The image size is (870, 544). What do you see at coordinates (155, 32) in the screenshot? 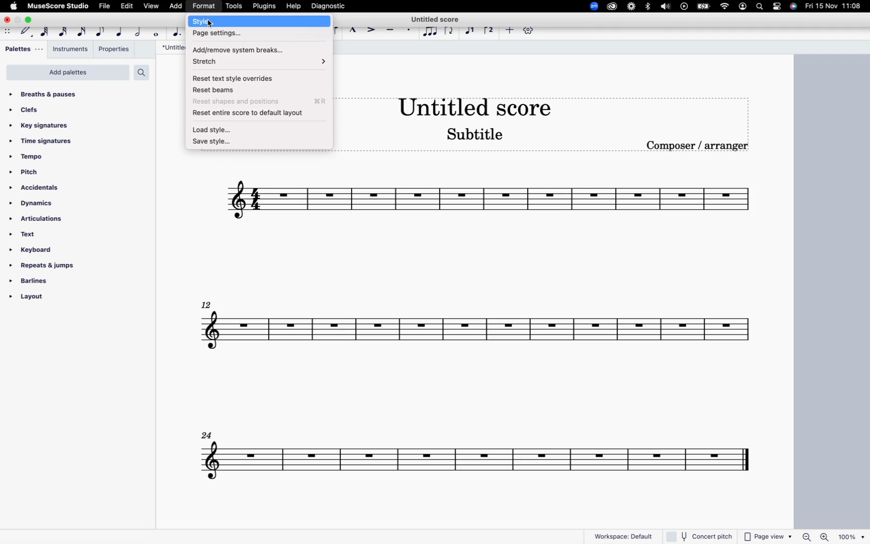
I see `full note` at bounding box center [155, 32].